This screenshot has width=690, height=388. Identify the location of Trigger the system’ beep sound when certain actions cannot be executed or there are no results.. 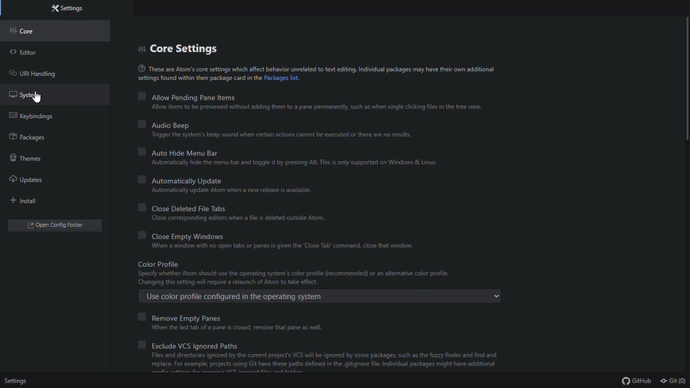
(289, 135).